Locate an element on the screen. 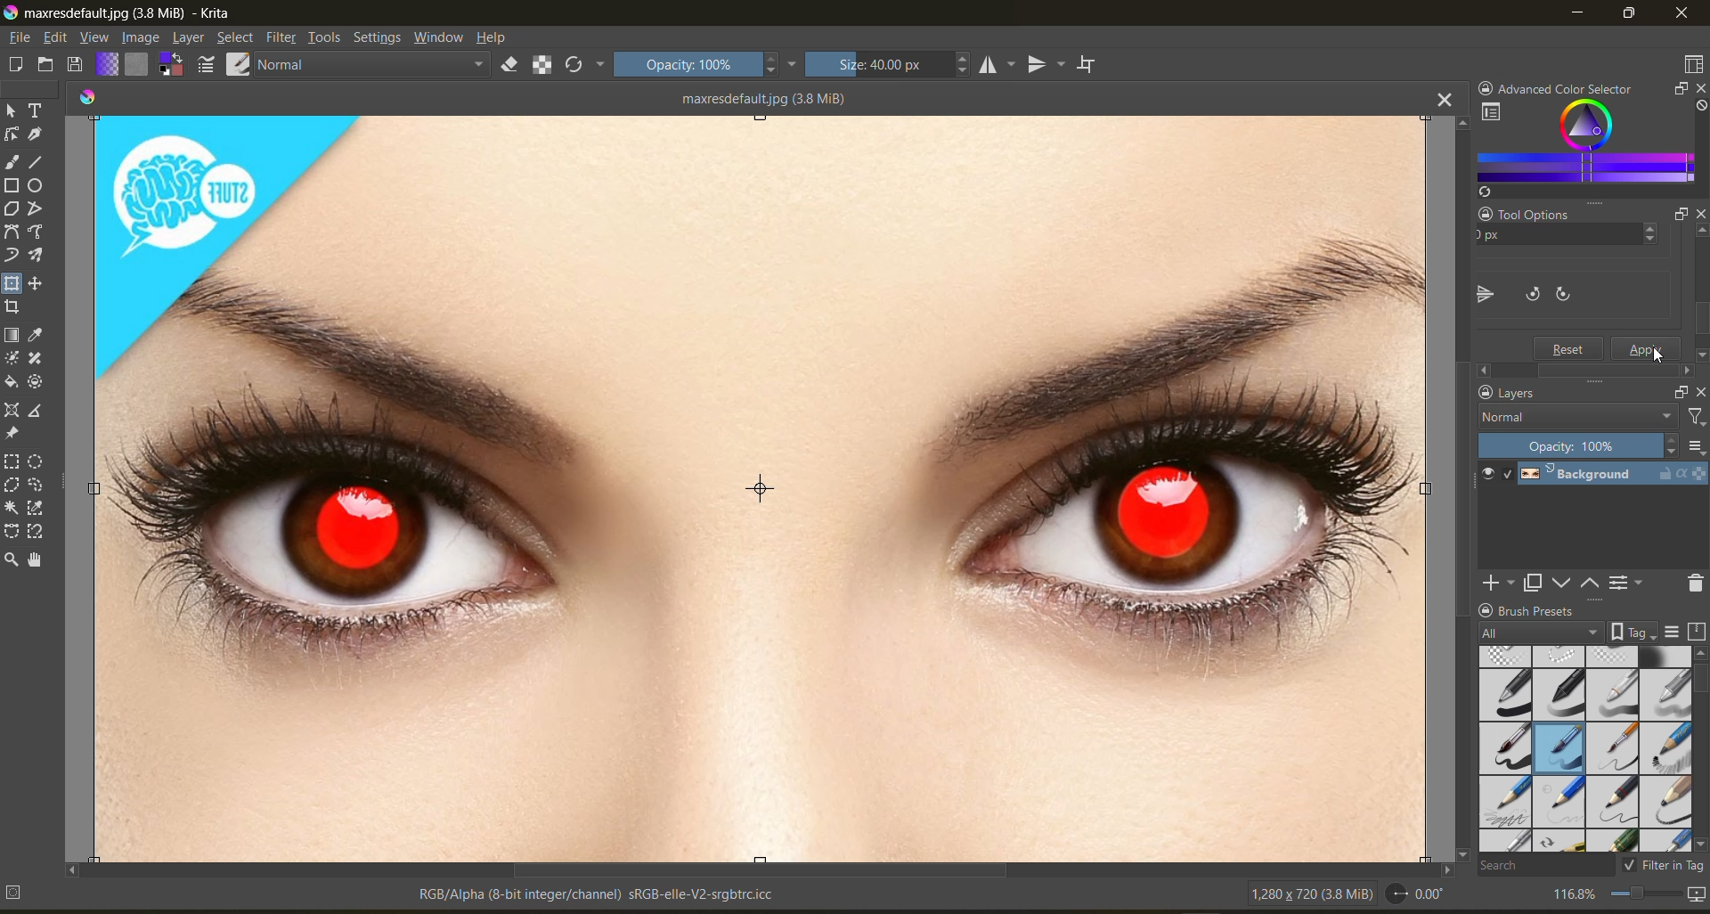 The height and width of the screenshot is (914, 1710). add is located at coordinates (1495, 583).